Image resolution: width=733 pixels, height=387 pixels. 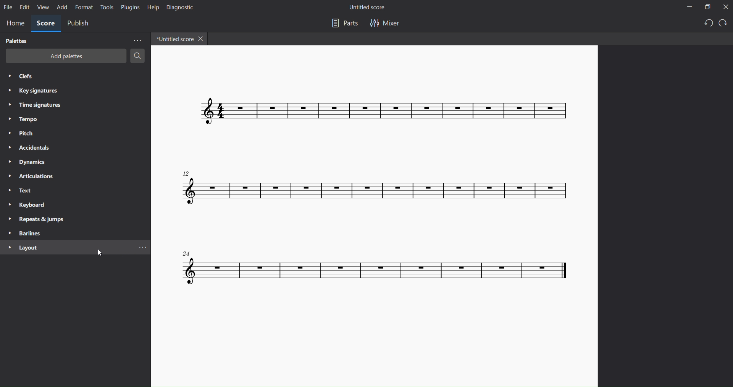 What do you see at coordinates (15, 22) in the screenshot?
I see `home` at bounding box center [15, 22].